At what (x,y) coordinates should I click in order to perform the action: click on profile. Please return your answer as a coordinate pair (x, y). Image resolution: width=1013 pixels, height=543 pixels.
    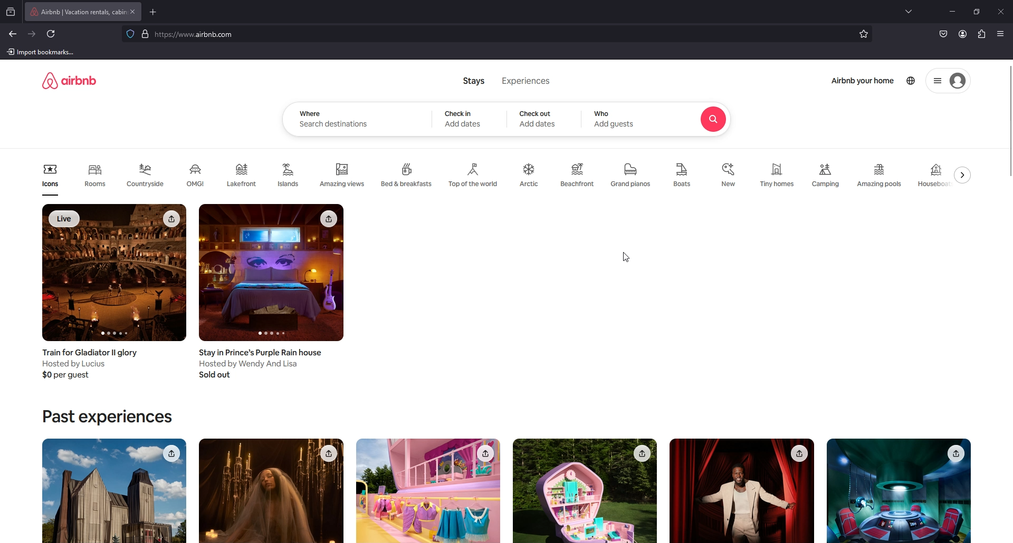
    Looking at the image, I should click on (962, 34).